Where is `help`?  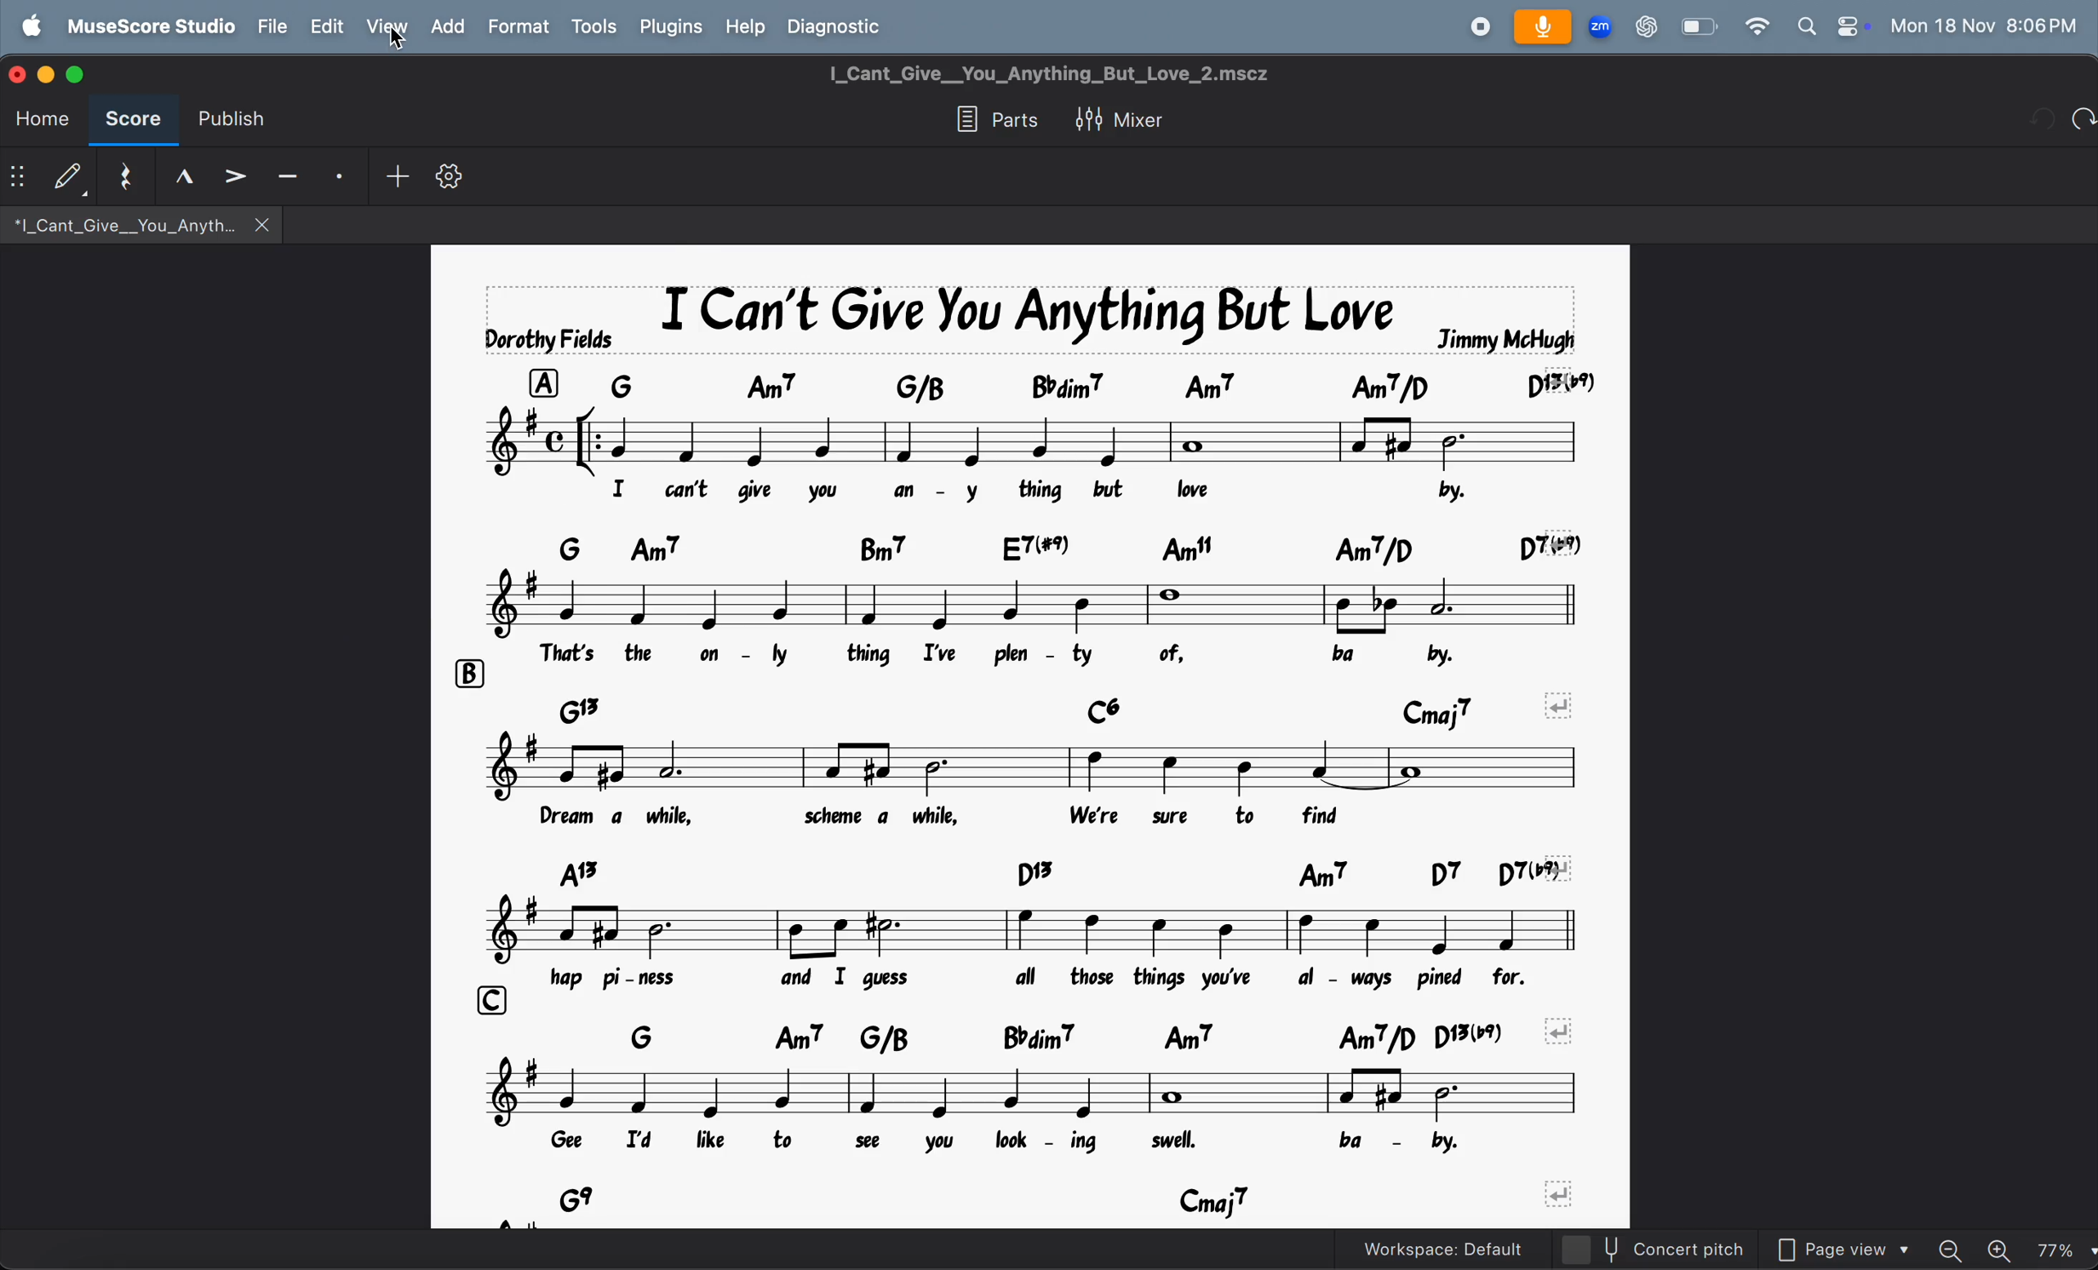
help is located at coordinates (748, 29).